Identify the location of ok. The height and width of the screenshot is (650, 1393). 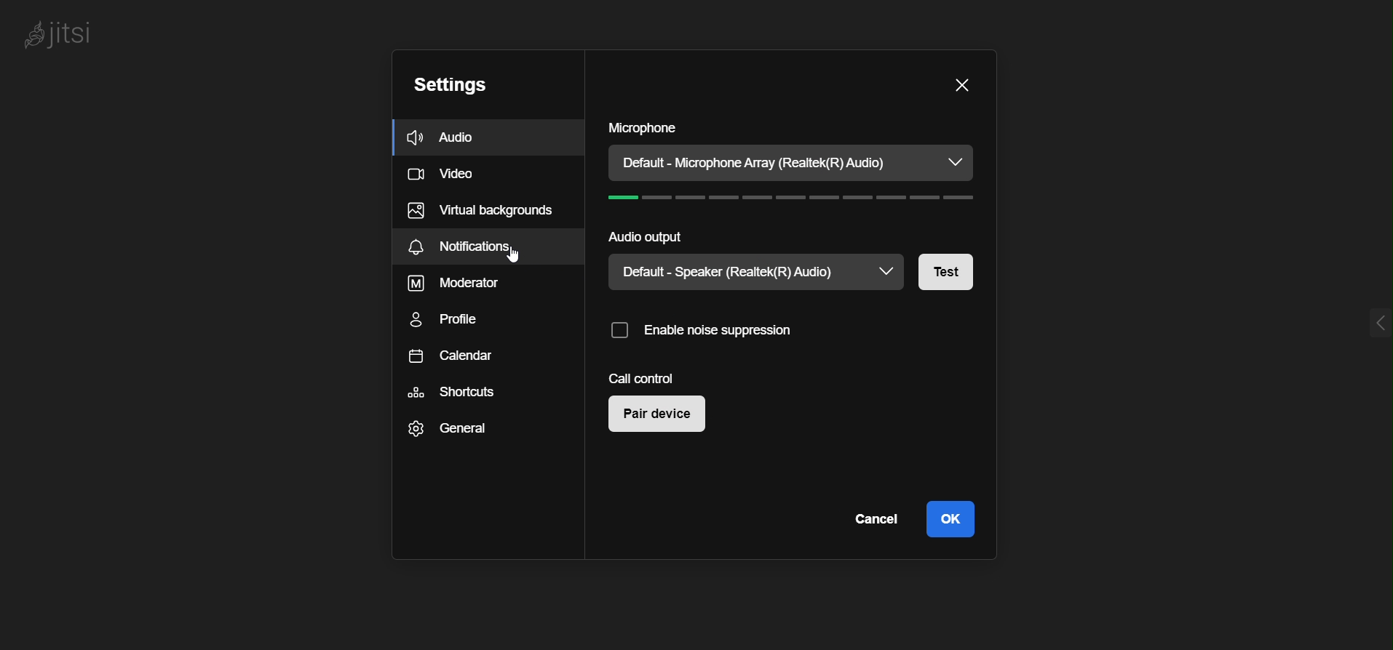
(954, 519).